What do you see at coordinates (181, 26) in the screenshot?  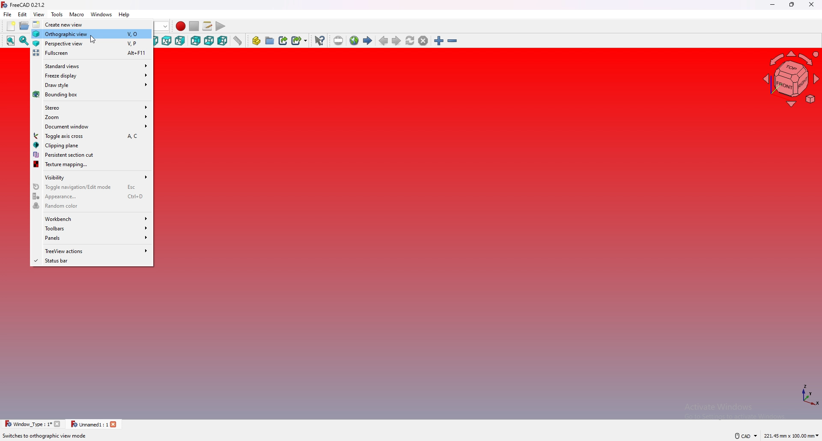 I see `record macros` at bounding box center [181, 26].